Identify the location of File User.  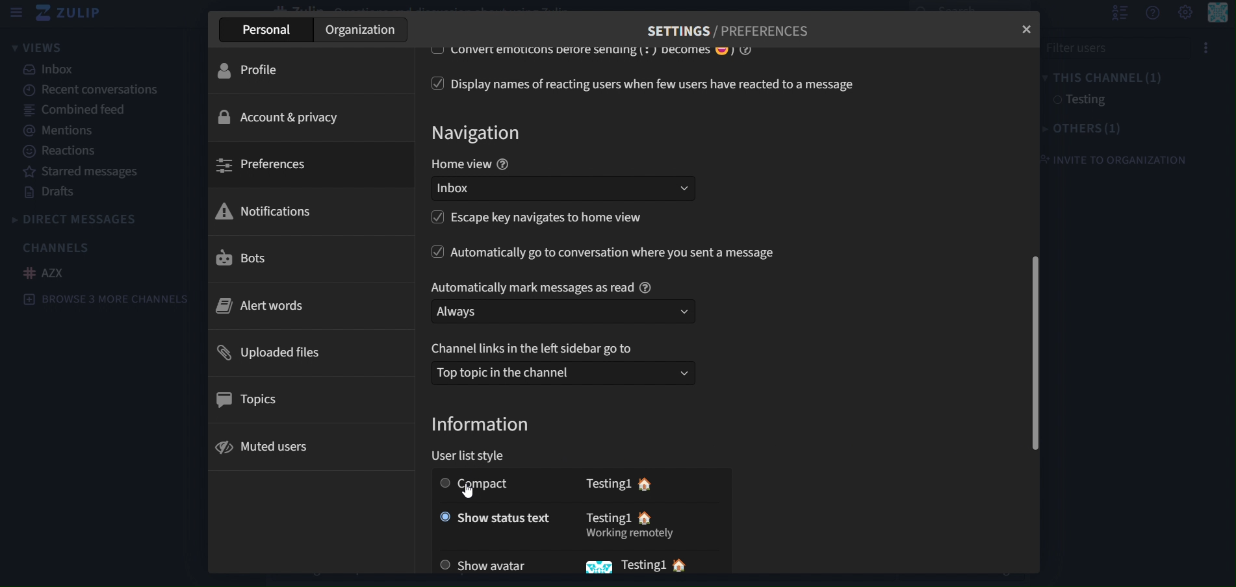
(1114, 48).